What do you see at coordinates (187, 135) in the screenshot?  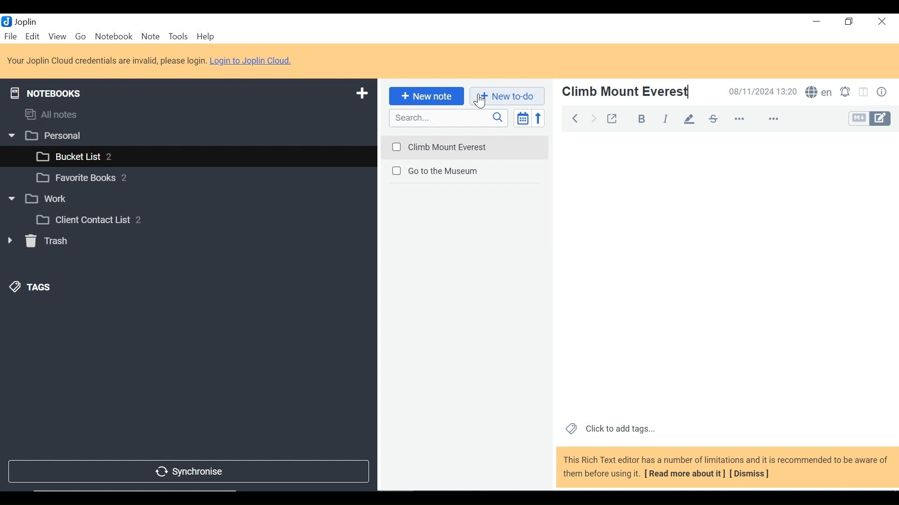 I see `Notebook` at bounding box center [187, 135].